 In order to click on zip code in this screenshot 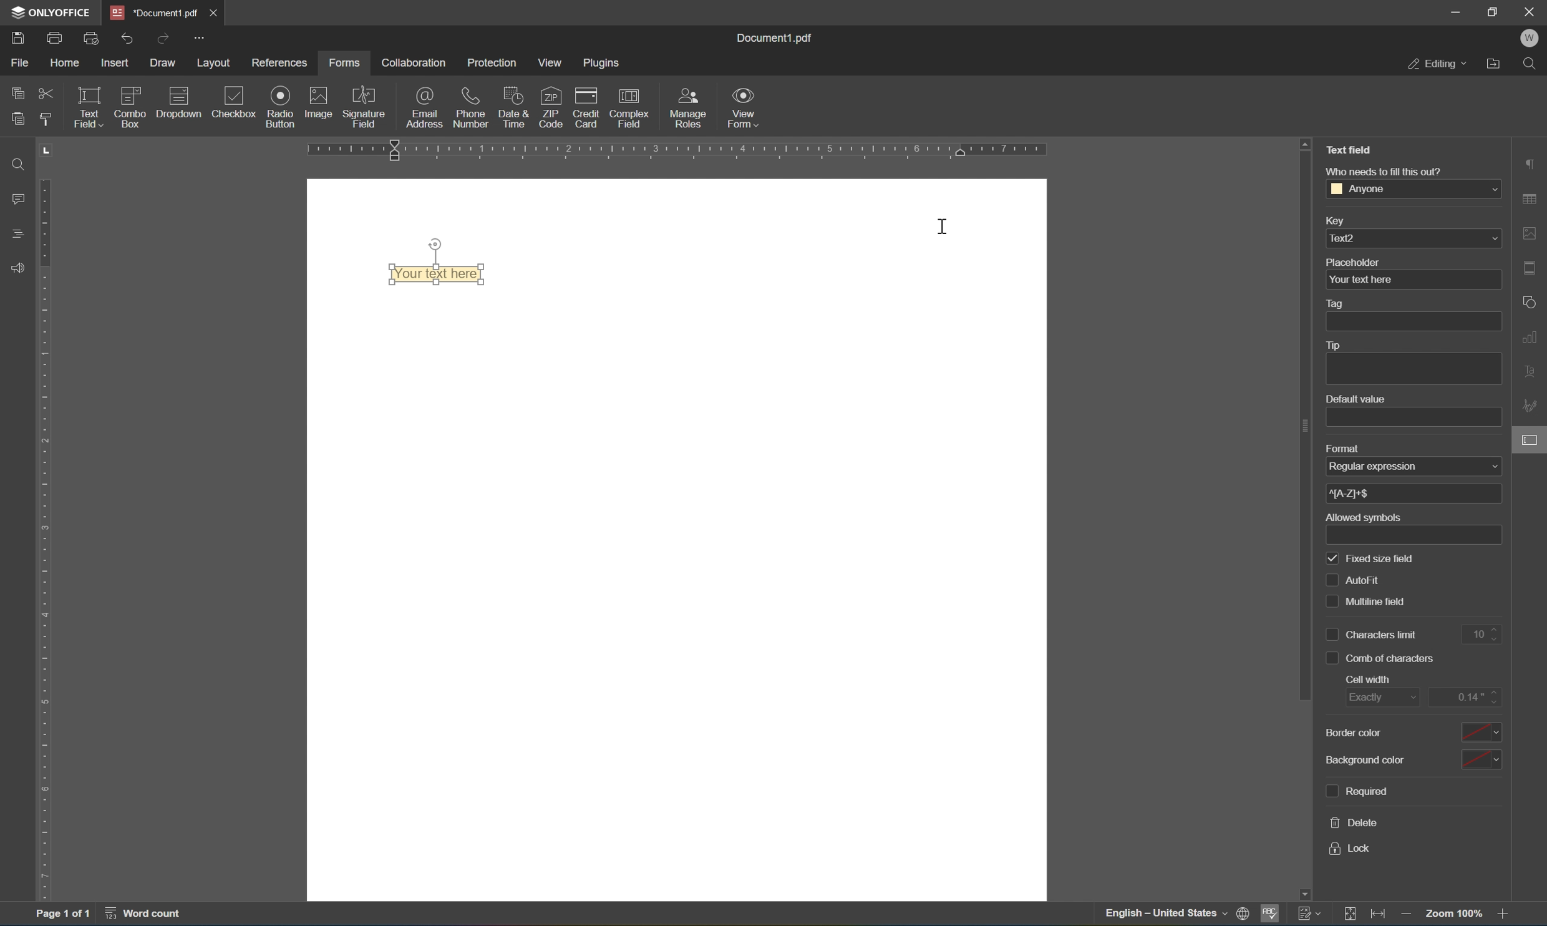, I will do `click(550, 107)`.